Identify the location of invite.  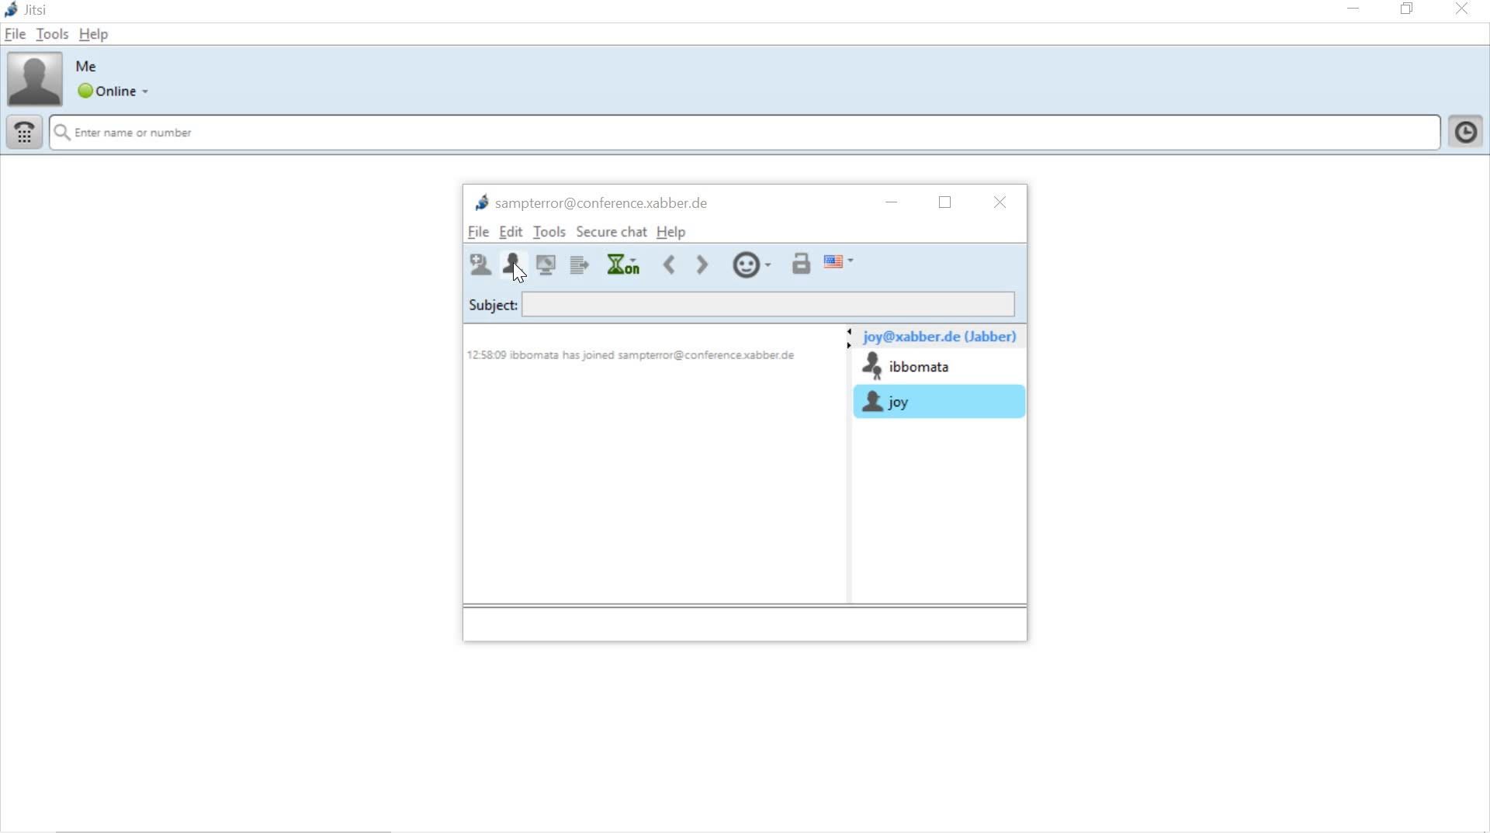
(480, 264).